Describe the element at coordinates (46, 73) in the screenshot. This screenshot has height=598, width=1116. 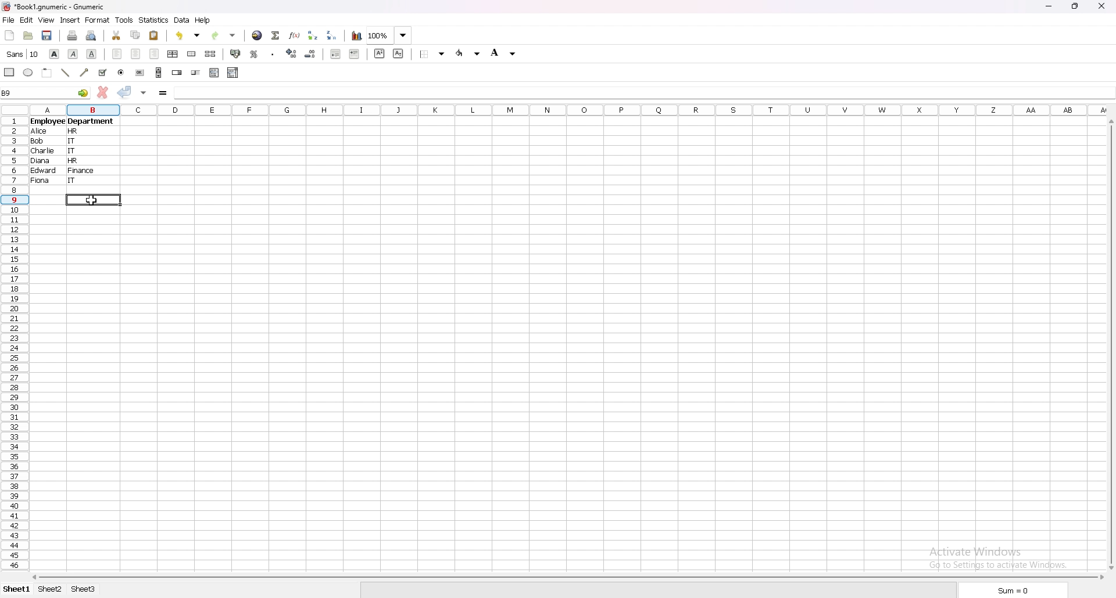
I see `frame` at that location.